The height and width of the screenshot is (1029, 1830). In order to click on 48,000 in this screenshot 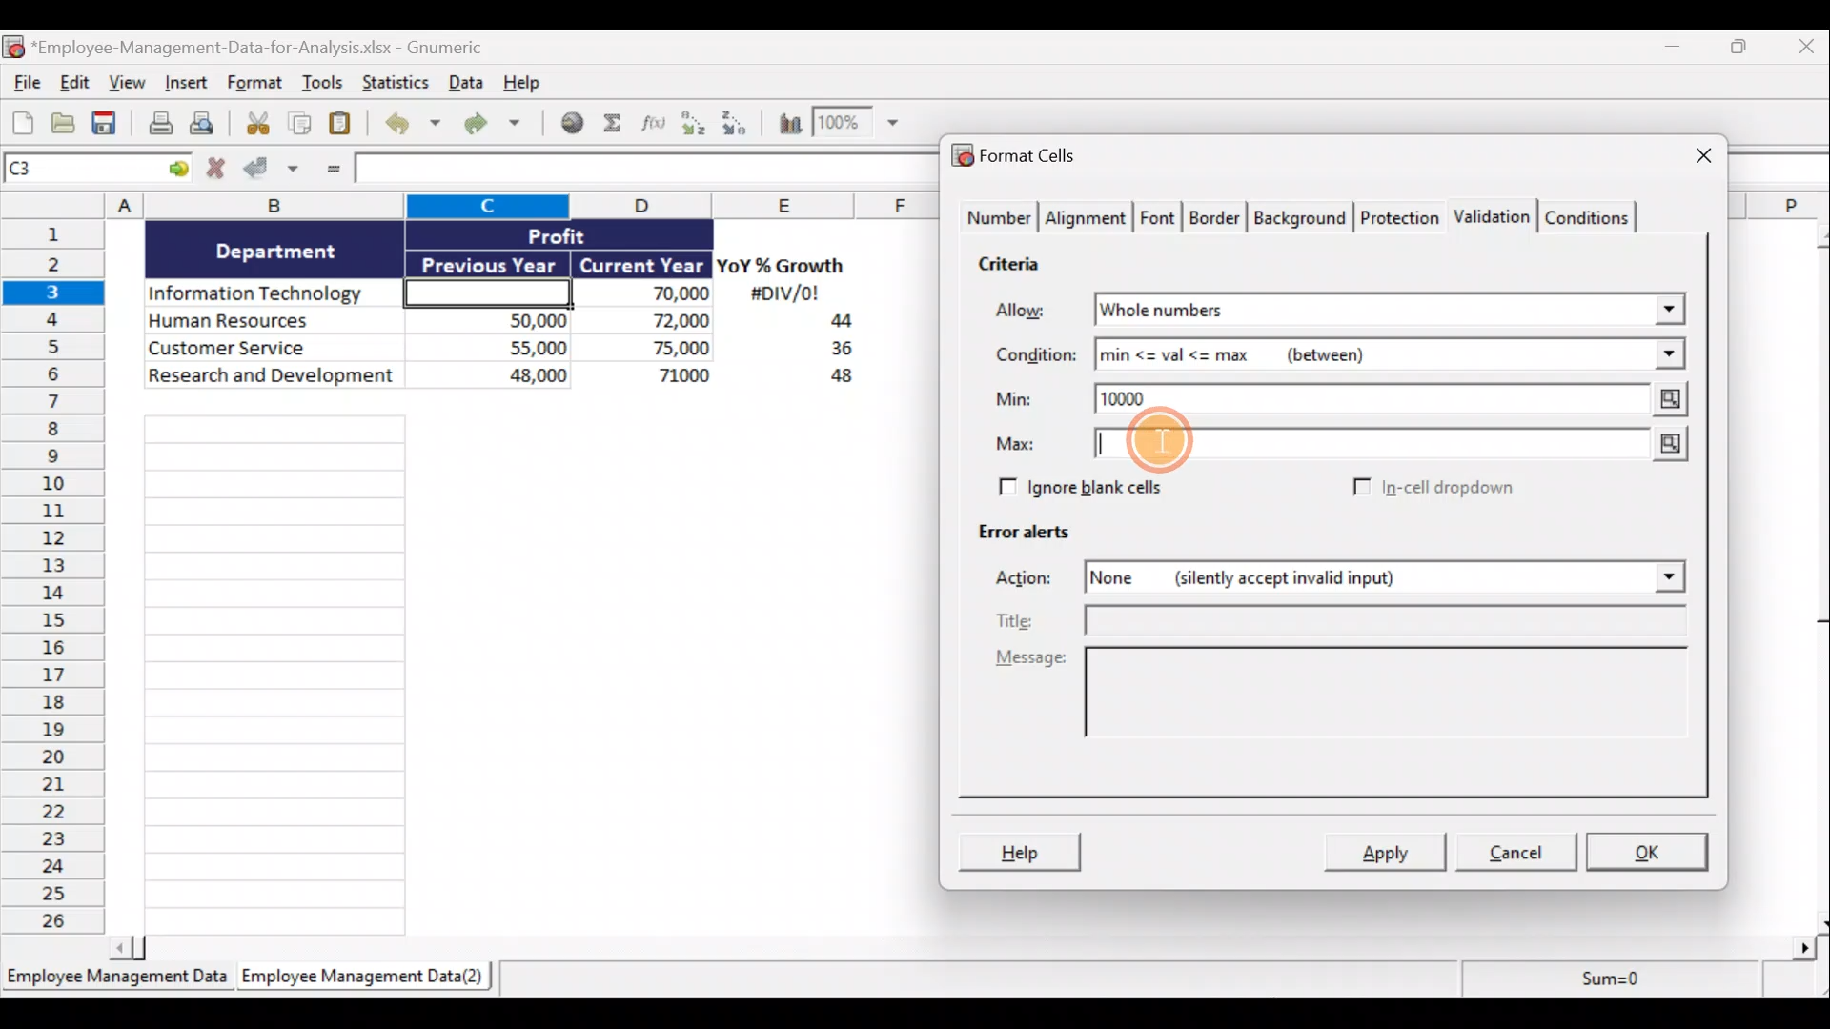, I will do `click(498, 378)`.